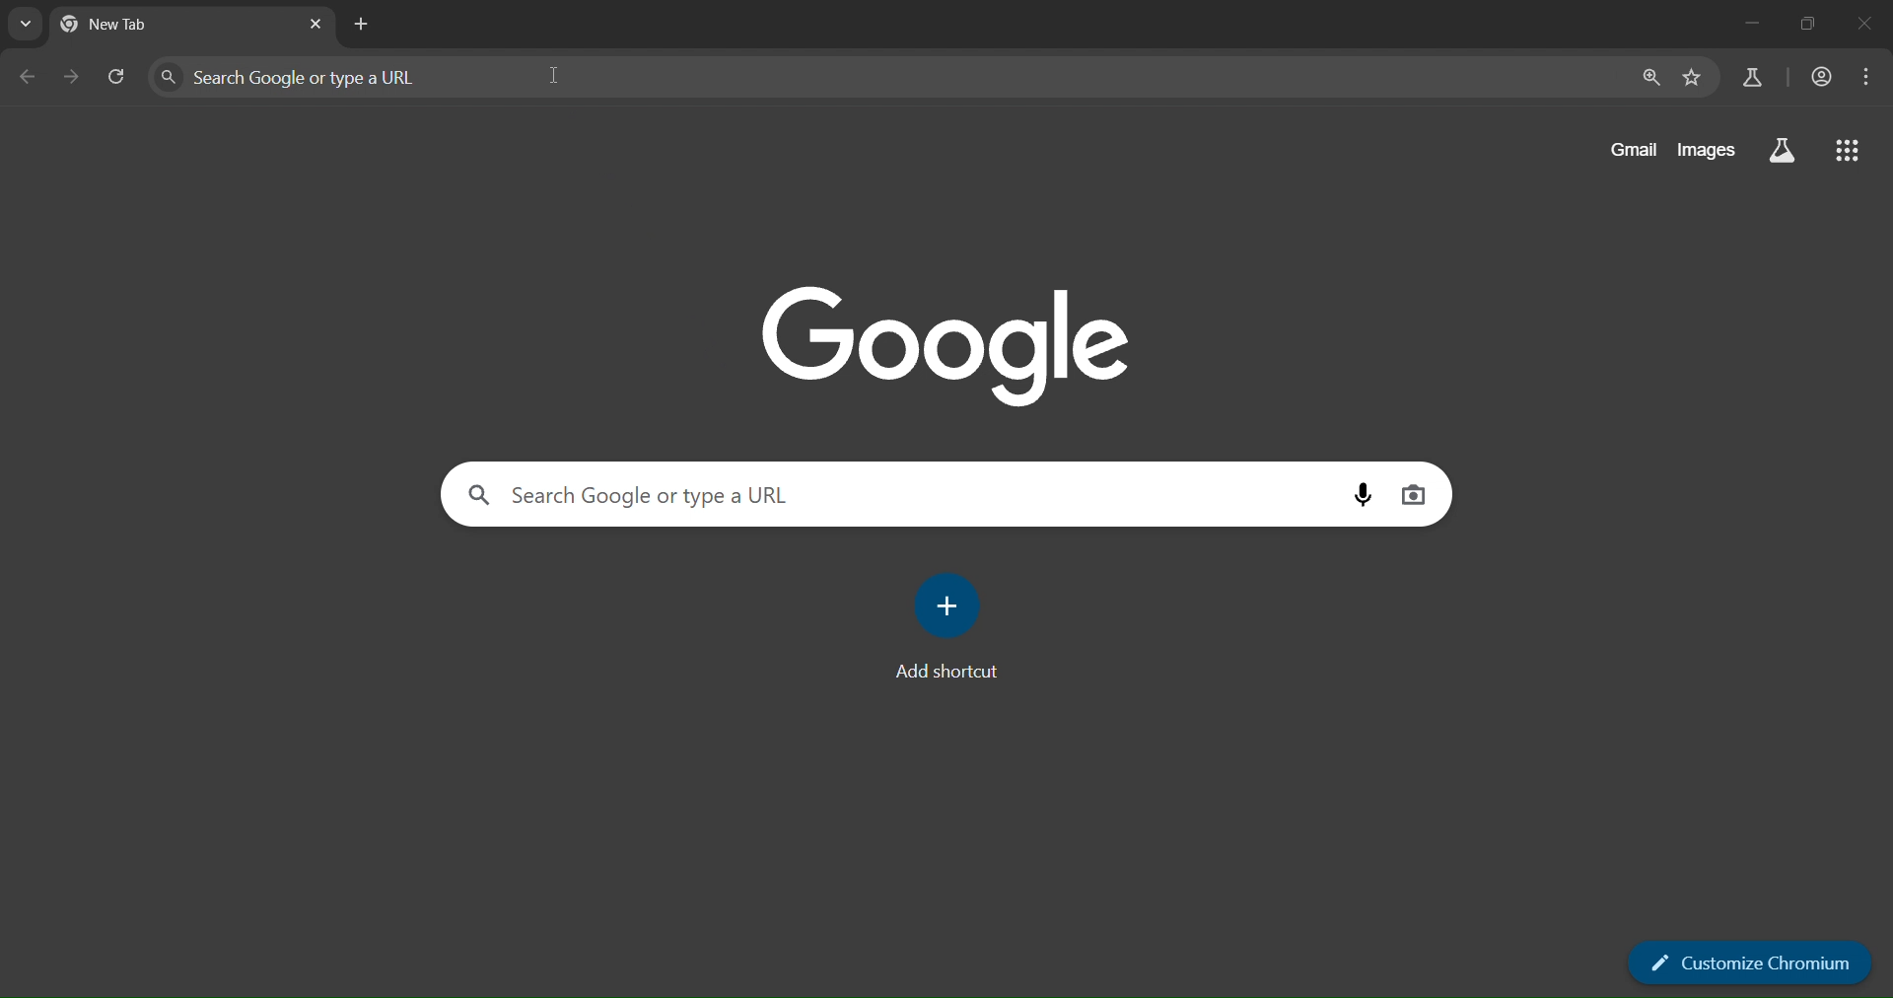  Describe the element at coordinates (950, 629) in the screenshot. I see `add shortcut` at that location.